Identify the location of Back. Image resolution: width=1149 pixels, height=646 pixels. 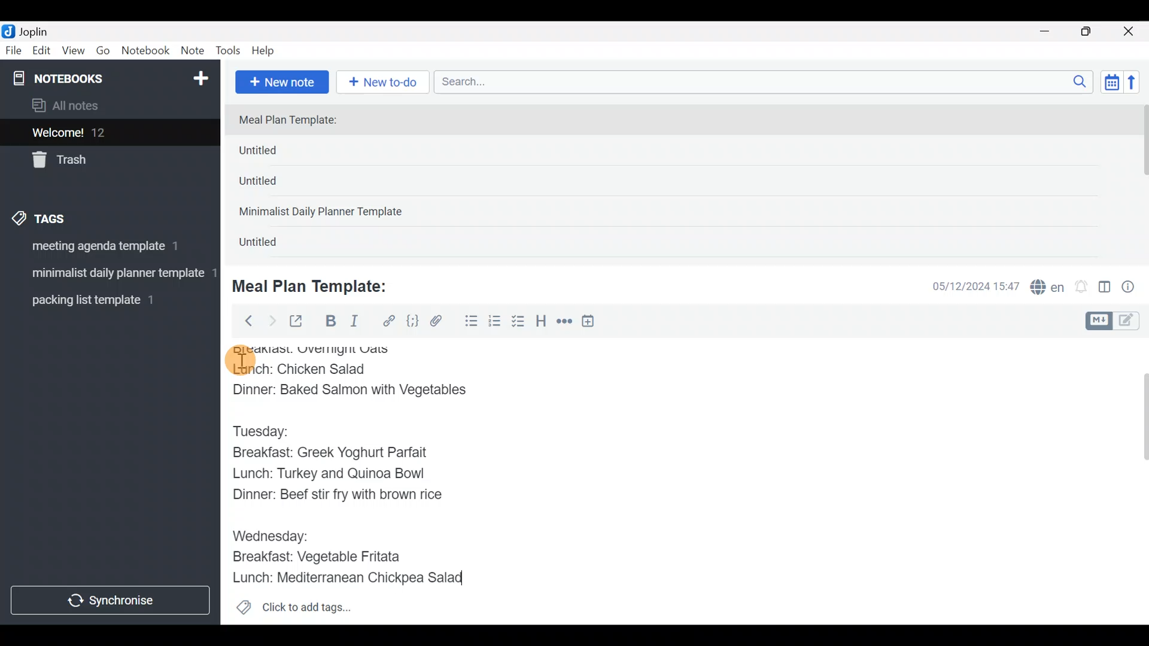
(244, 320).